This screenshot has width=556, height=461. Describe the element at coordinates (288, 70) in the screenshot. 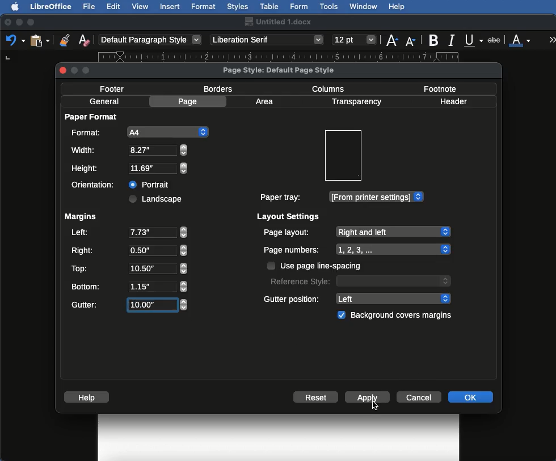

I see `Page style` at that location.